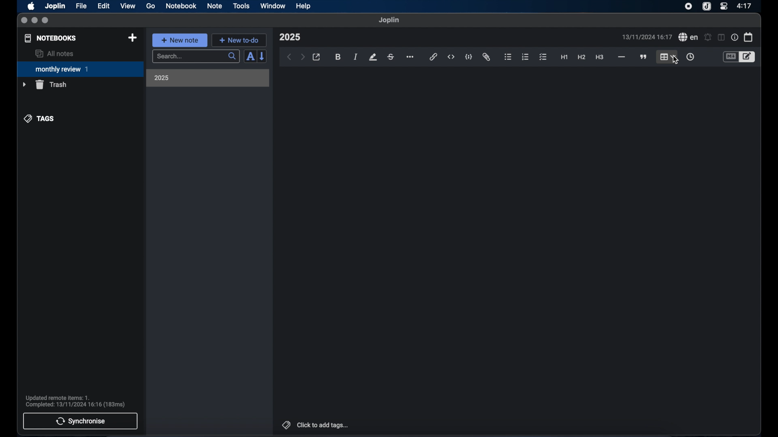 This screenshot has height=437, width=778. I want to click on horizontal rule, so click(621, 57).